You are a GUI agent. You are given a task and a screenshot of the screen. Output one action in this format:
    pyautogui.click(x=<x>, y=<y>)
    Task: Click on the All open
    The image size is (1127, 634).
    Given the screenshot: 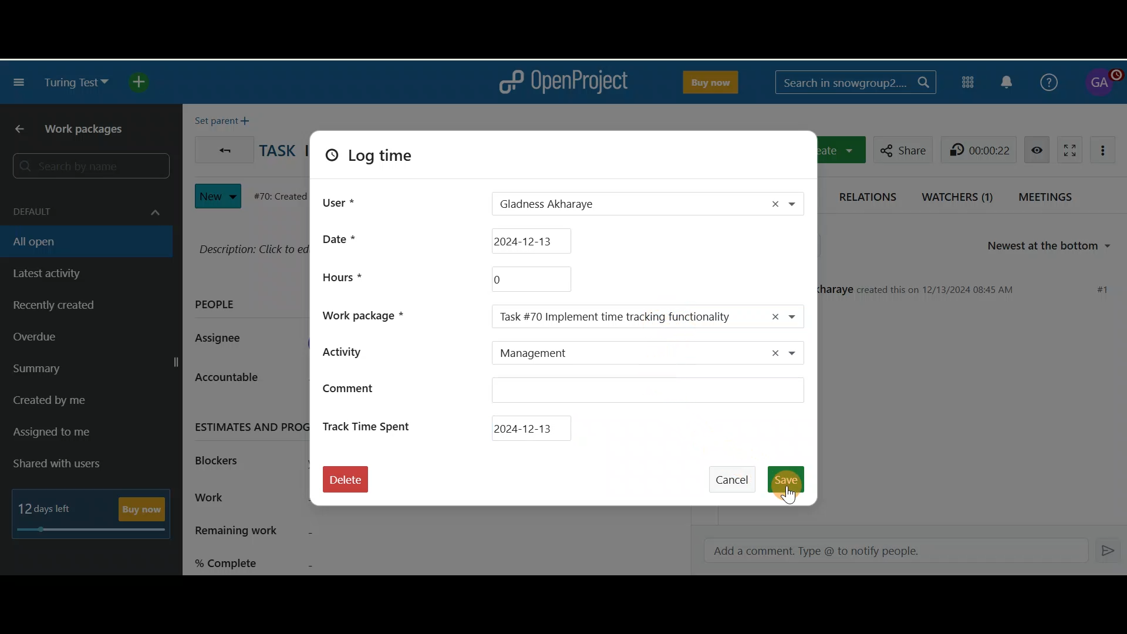 What is the action you would take?
    pyautogui.click(x=78, y=241)
    